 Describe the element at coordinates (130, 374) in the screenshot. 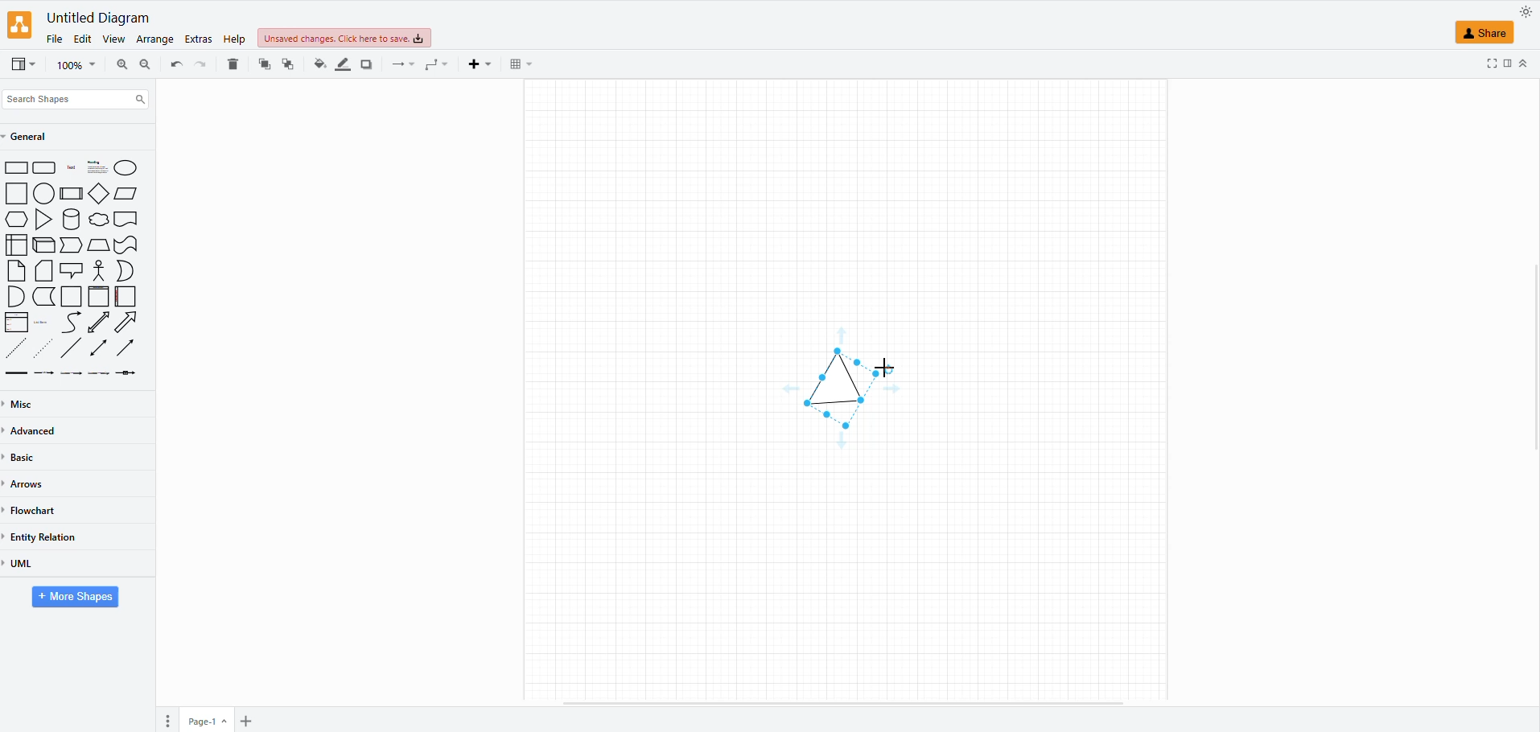

I see `Labelled Arrow` at that location.